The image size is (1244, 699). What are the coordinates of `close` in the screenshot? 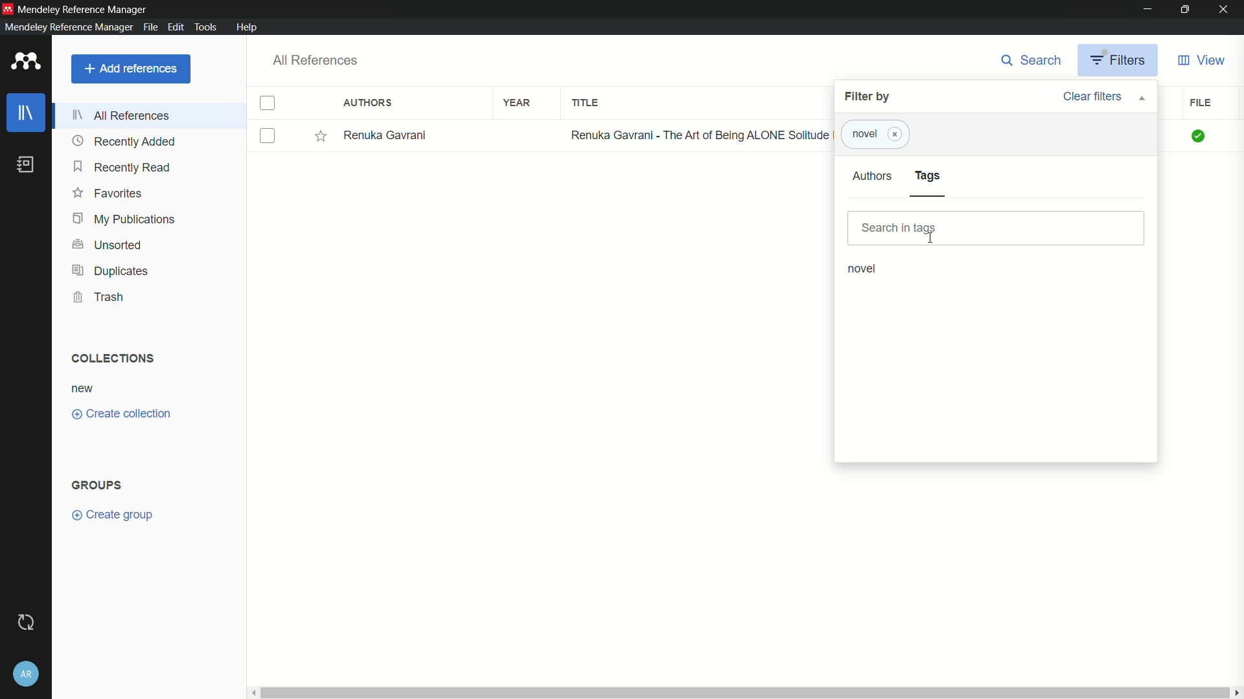 It's located at (895, 135).